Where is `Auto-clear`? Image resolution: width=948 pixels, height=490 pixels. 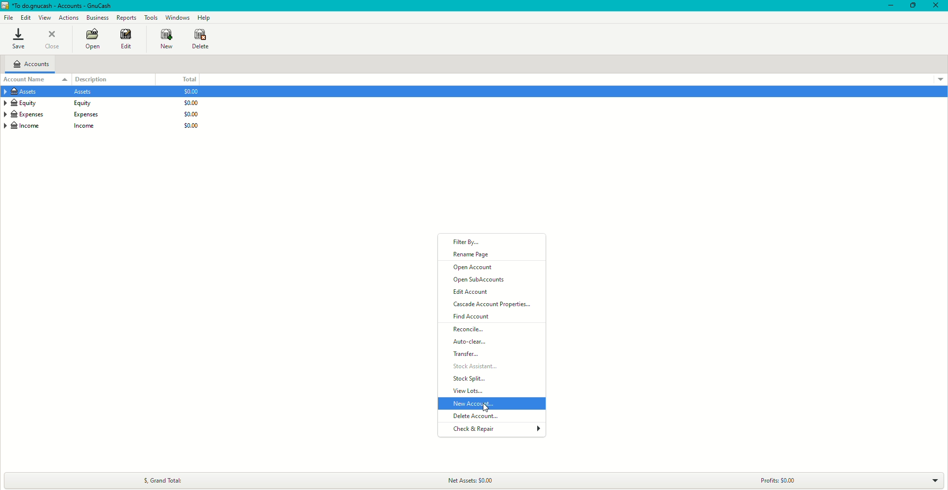 Auto-clear is located at coordinates (471, 342).